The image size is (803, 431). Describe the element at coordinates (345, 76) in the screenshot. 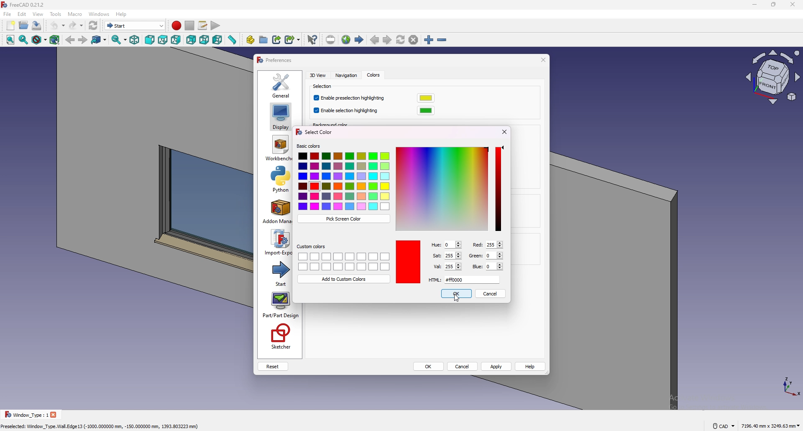

I see `navigation` at that location.